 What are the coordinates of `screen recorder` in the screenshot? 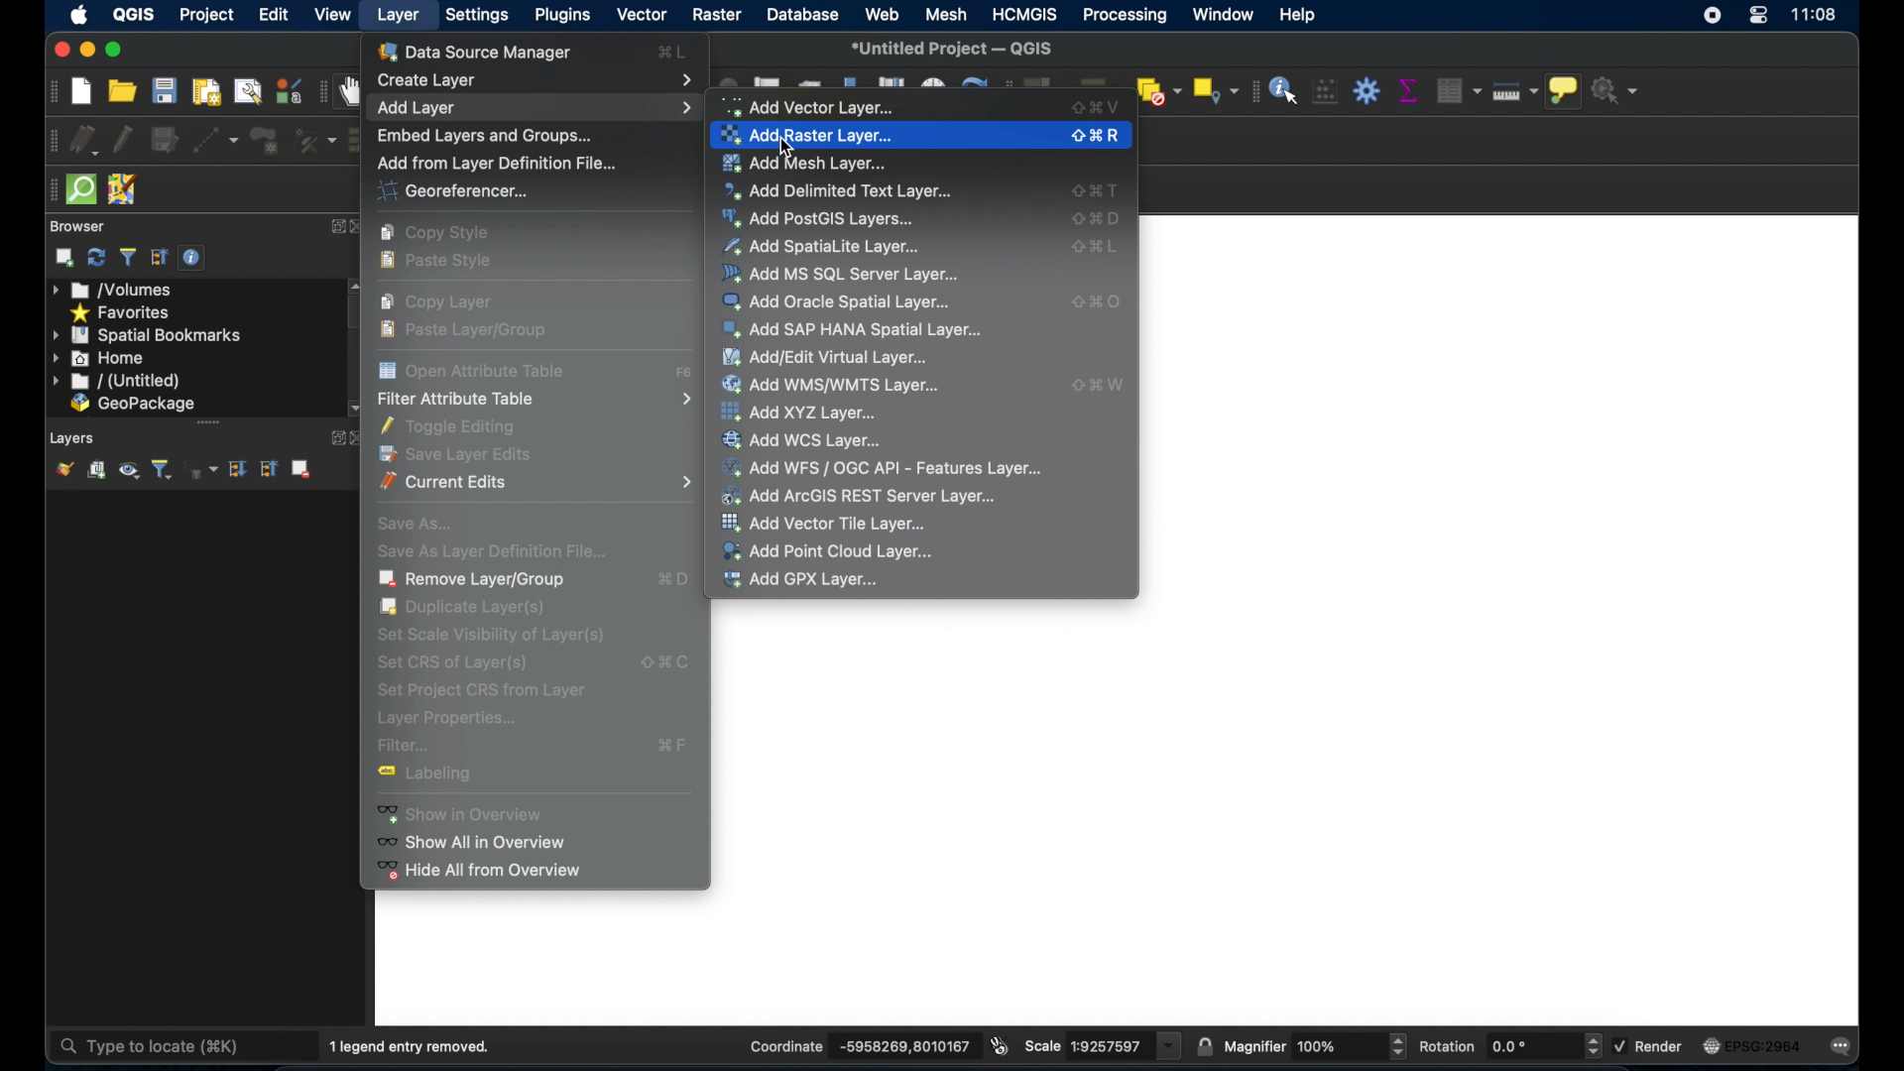 It's located at (1715, 19).